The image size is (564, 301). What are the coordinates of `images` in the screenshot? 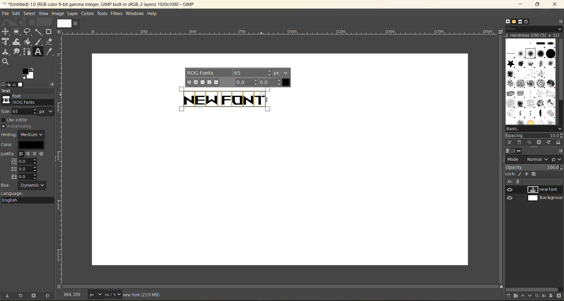 It's located at (21, 84).